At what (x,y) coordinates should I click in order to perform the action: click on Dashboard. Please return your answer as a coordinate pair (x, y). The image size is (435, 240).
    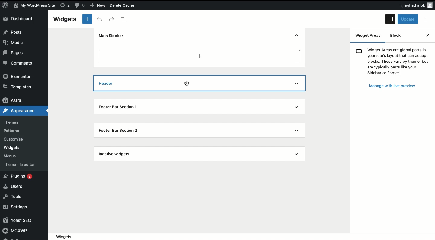
    Looking at the image, I should click on (22, 19).